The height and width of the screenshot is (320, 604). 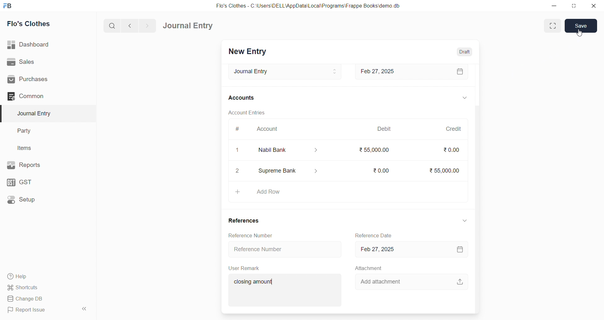 What do you see at coordinates (284, 249) in the screenshot?
I see `Reference Number` at bounding box center [284, 249].